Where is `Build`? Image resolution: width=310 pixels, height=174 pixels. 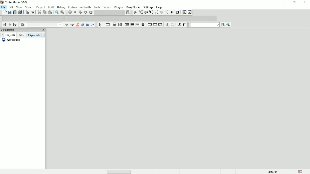 Build is located at coordinates (70, 12).